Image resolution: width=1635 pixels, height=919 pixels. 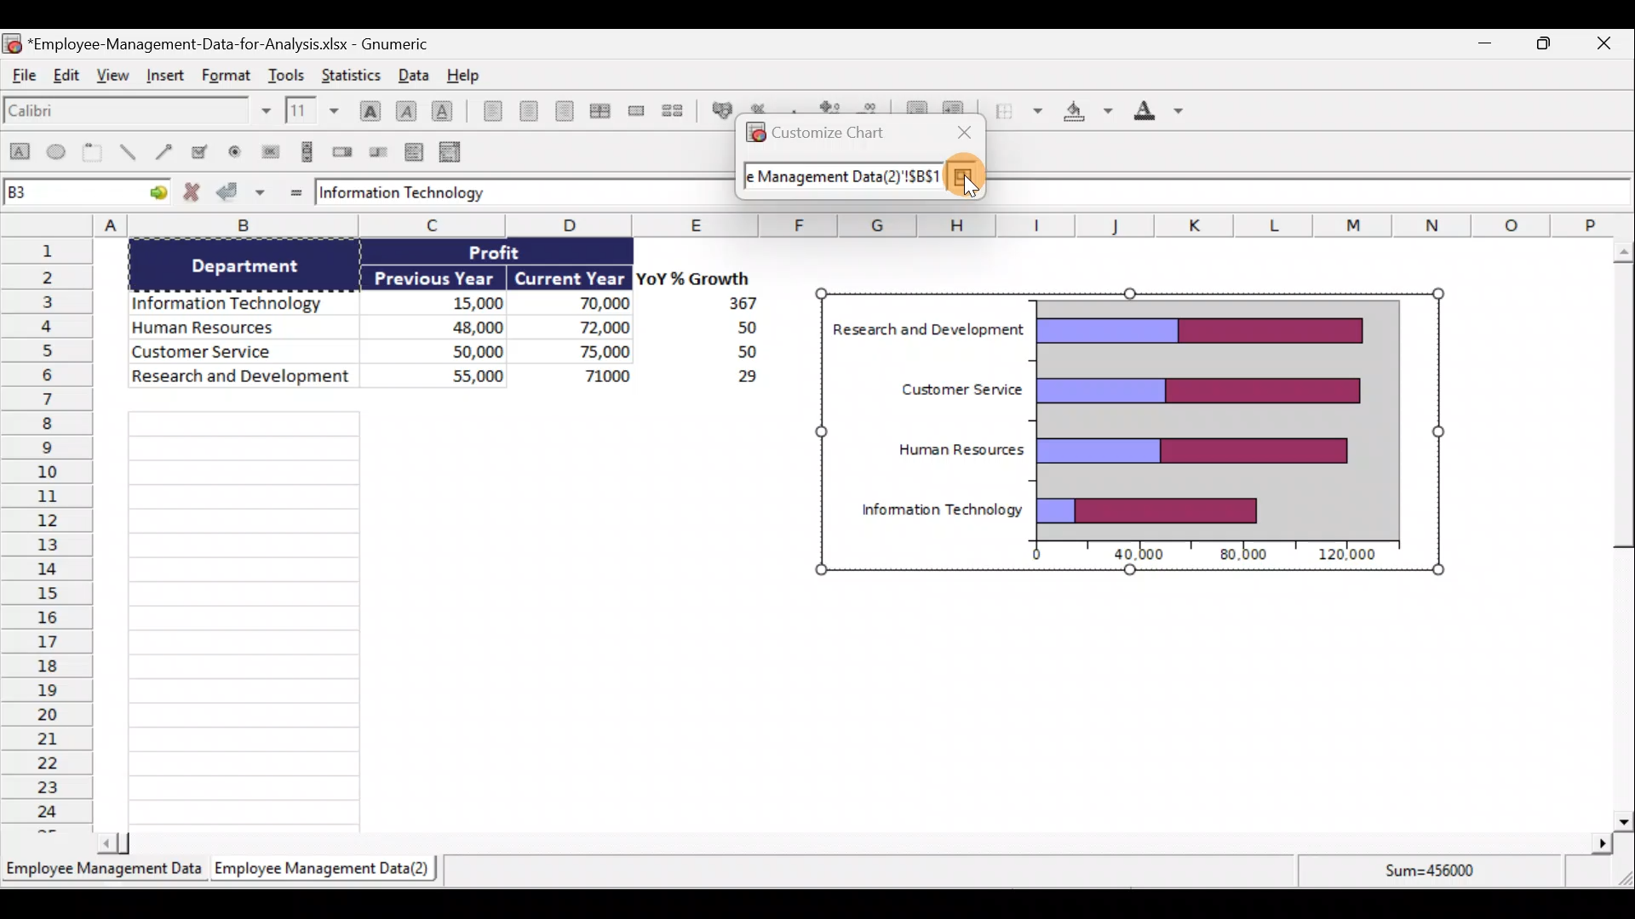 What do you see at coordinates (167, 81) in the screenshot?
I see `Insert` at bounding box center [167, 81].